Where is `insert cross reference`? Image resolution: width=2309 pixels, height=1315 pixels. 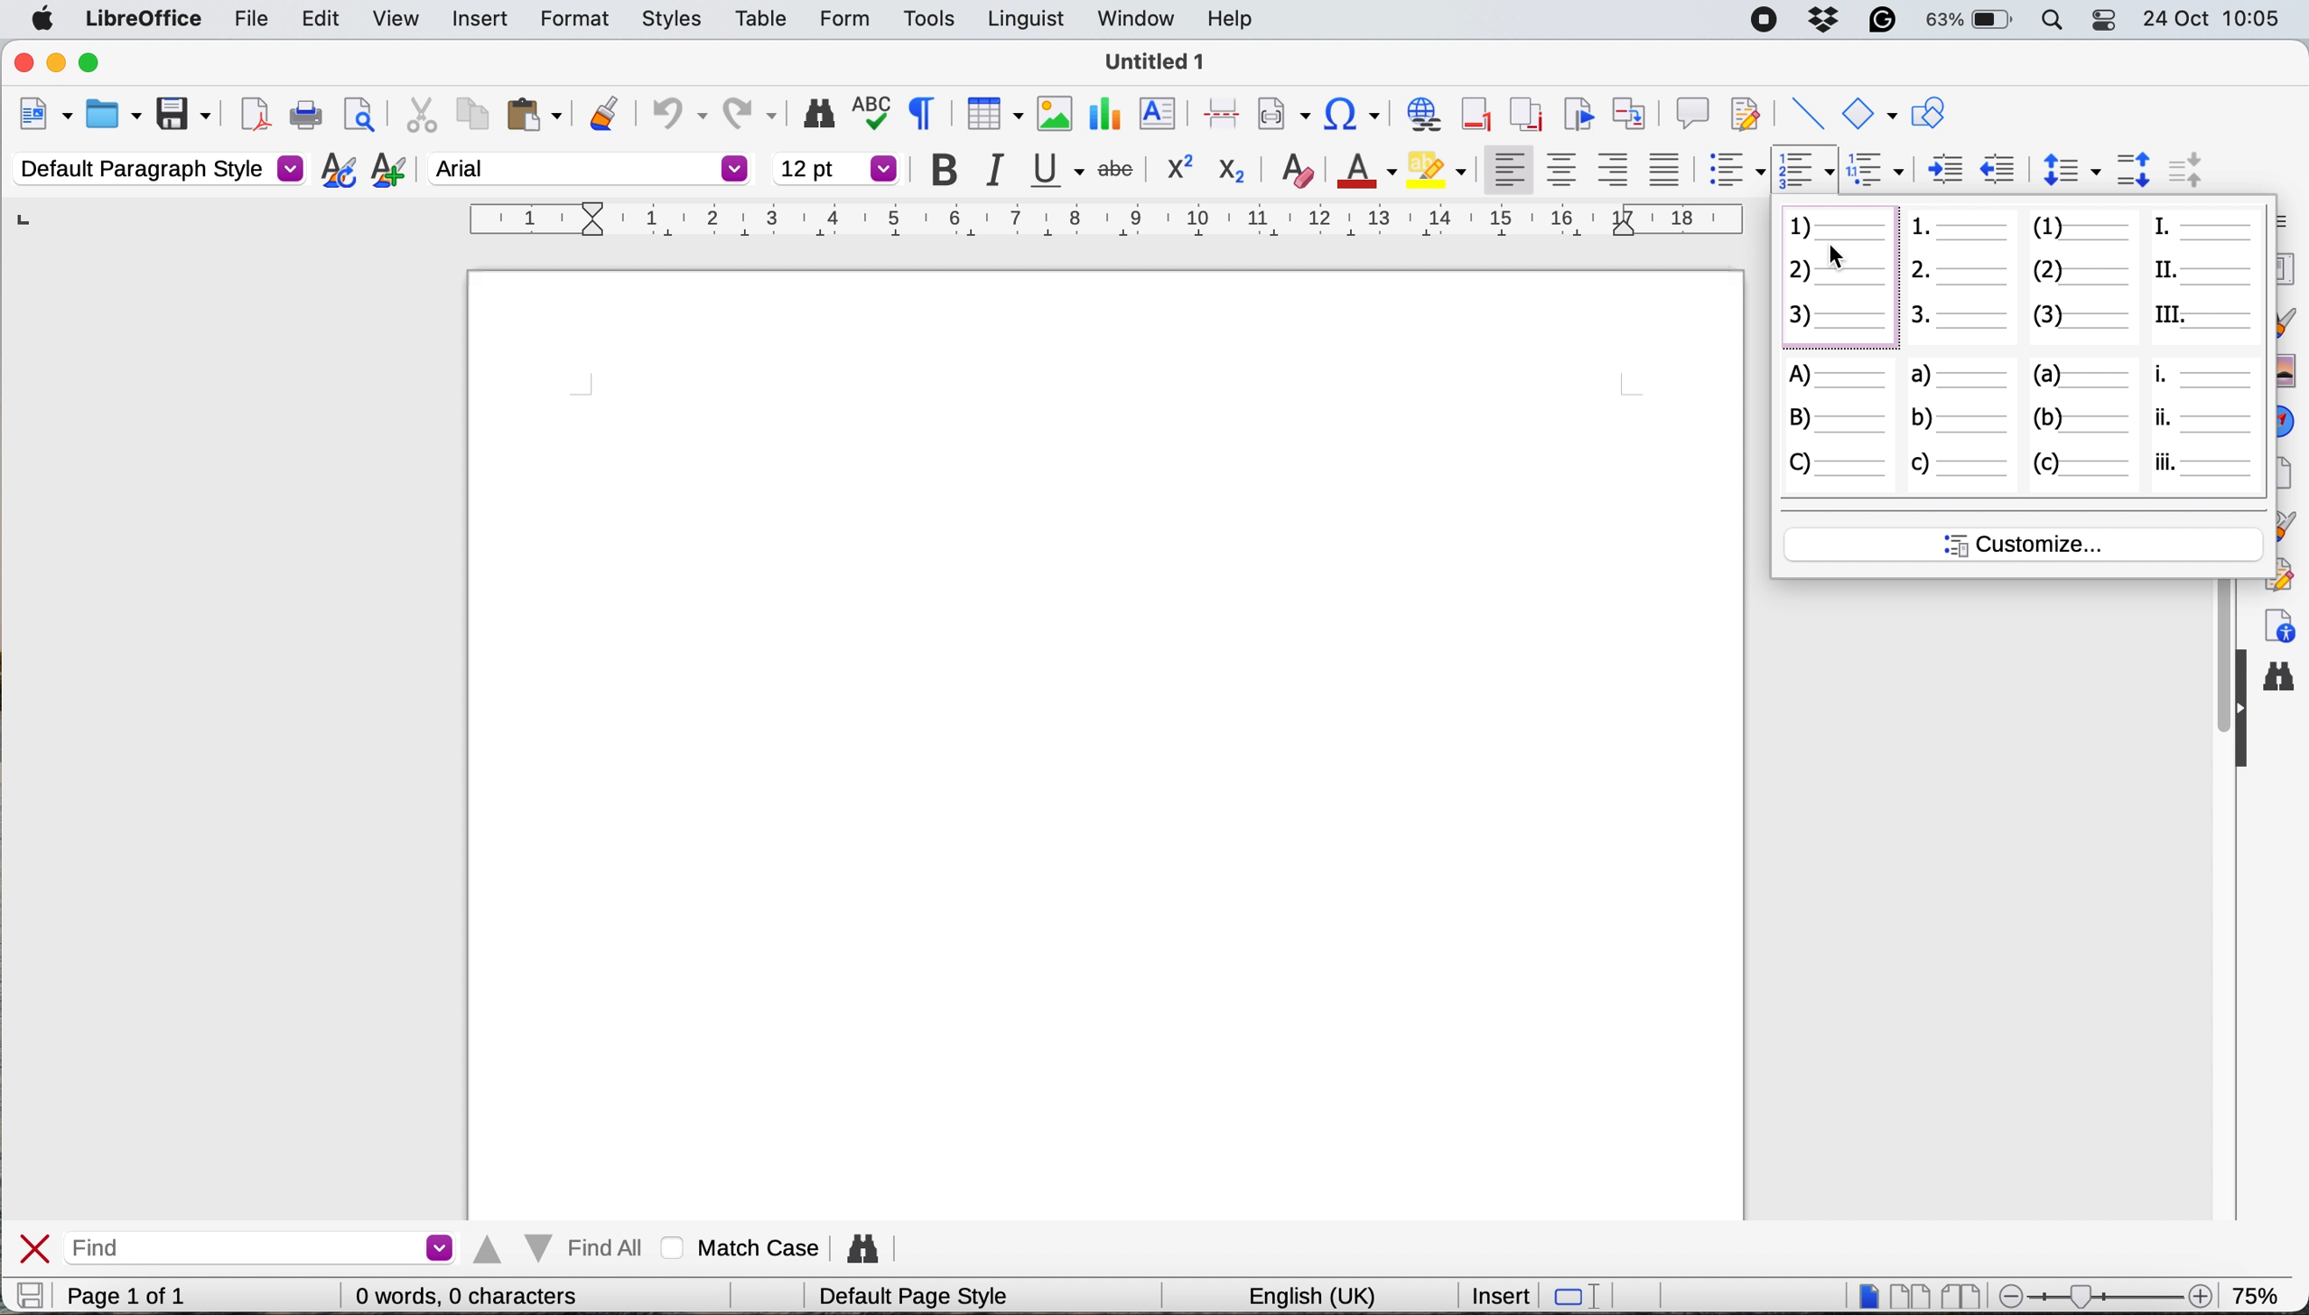
insert cross reference is located at coordinates (1633, 110).